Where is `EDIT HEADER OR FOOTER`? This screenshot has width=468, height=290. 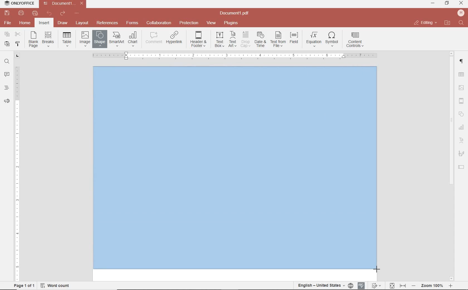 EDIT HEADER OR FOOTER is located at coordinates (199, 39).